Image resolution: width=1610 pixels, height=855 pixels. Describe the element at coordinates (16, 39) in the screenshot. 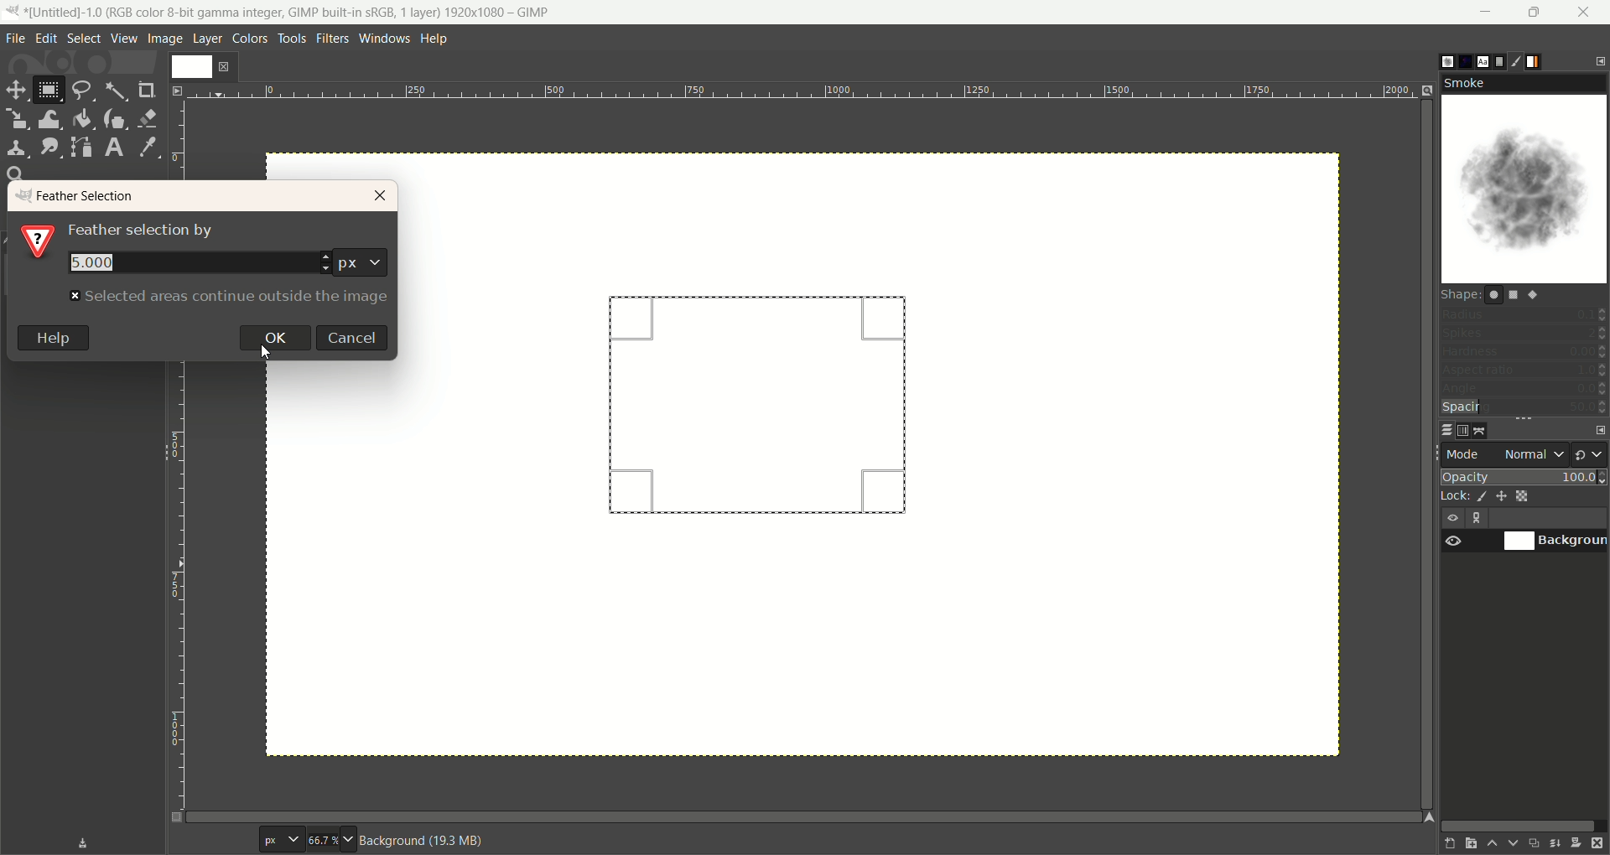

I see `file` at that location.